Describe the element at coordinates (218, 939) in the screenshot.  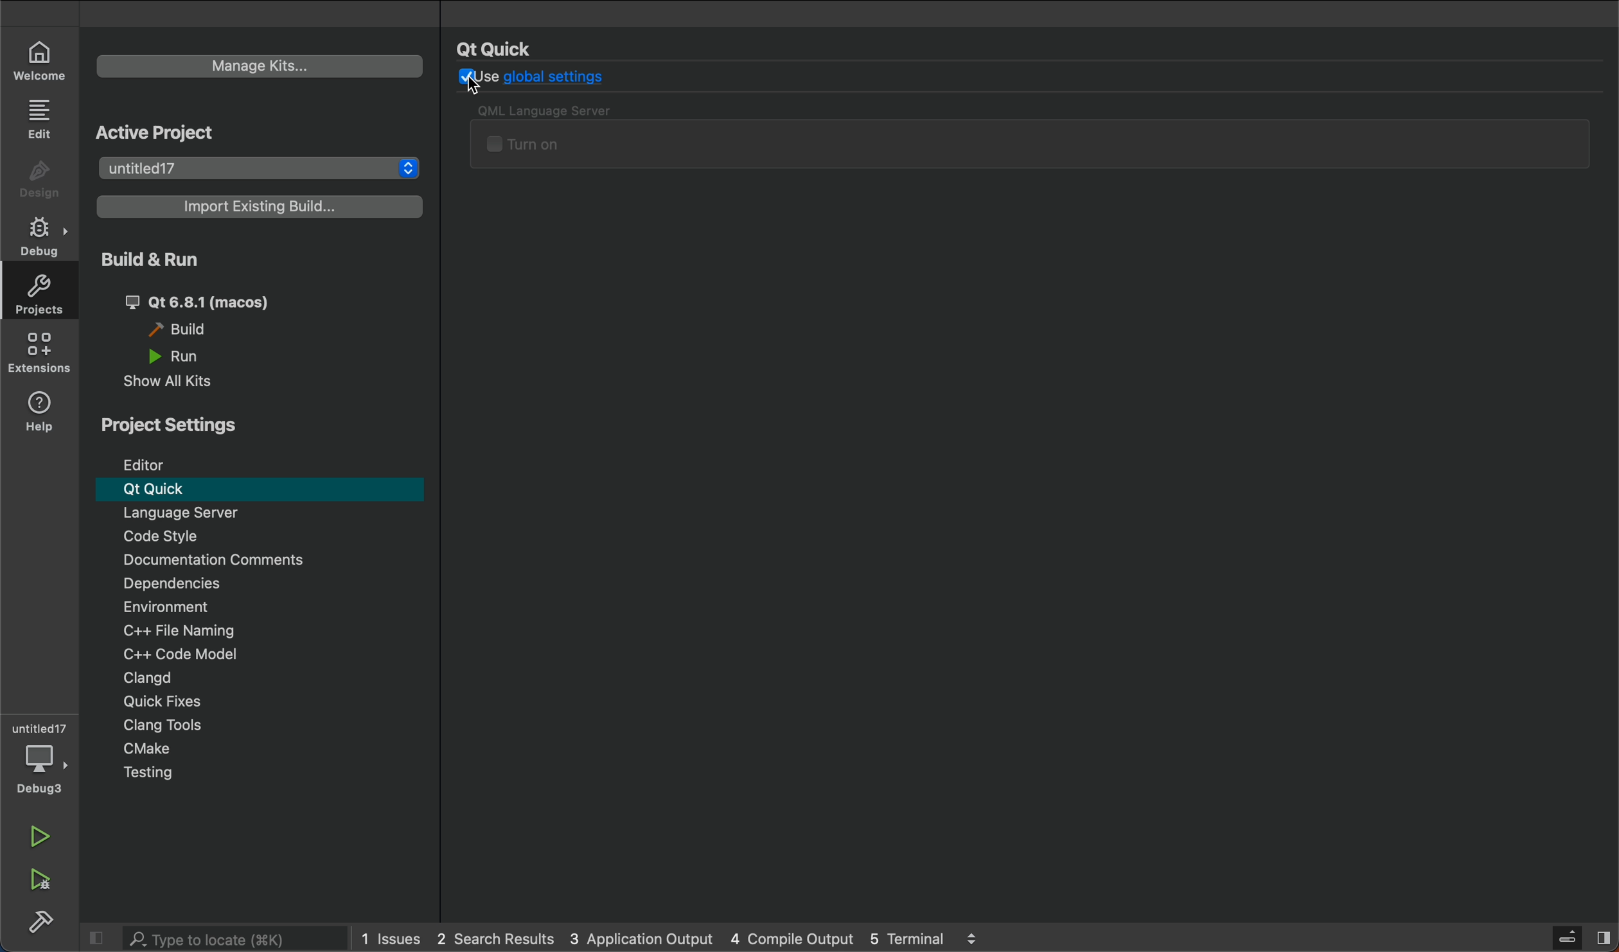
I see `search` at that location.